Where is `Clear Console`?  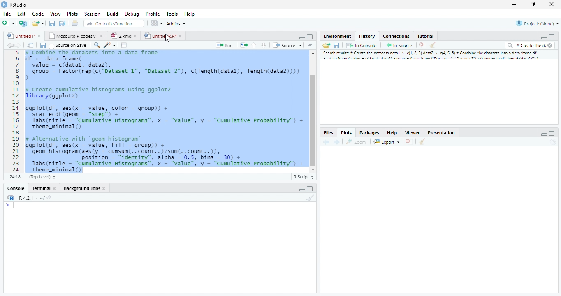
Clear Console is located at coordinates (313, 199).